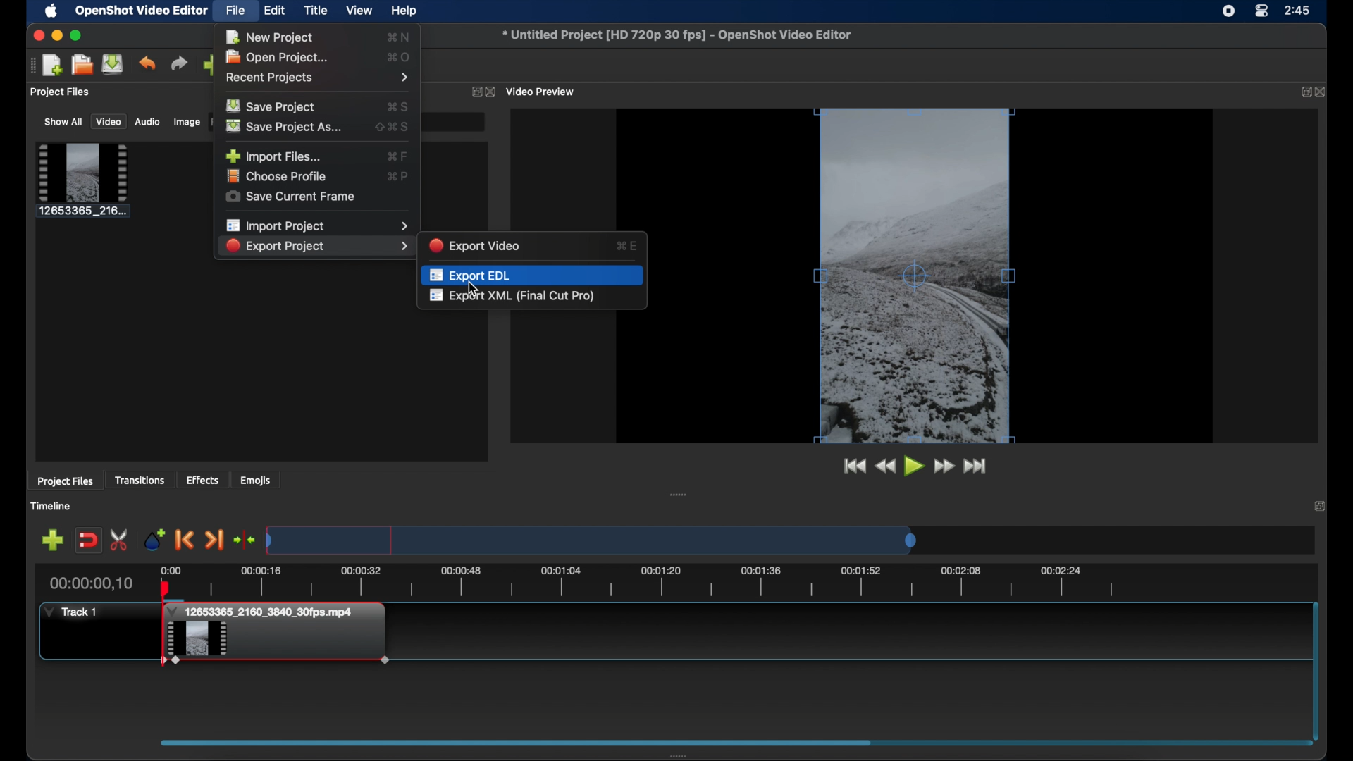 This screenshot has height=761, width=1353. Describe the element at coordinates (543, 92) in the screenshot. I see `video preview` at that location.